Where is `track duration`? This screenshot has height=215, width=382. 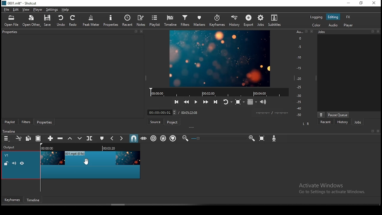 track duration is located at coordinates (190, 113).